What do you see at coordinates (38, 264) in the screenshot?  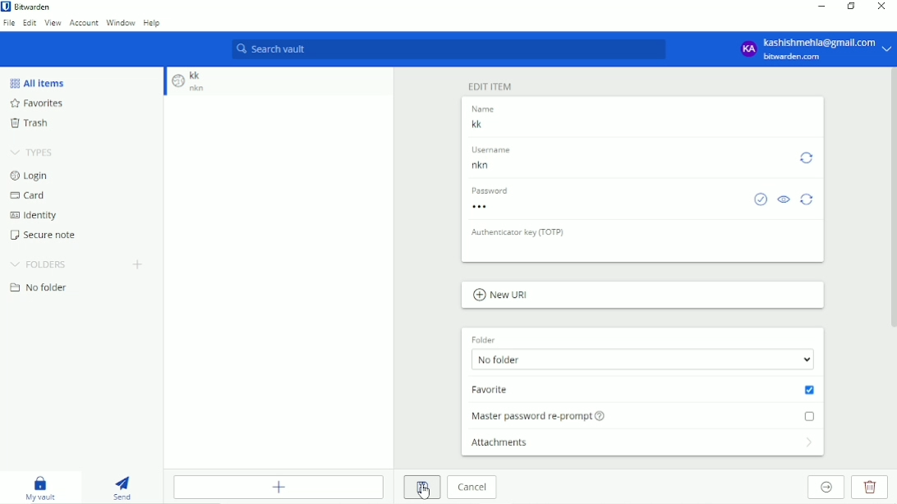 I see `Folders` at bounding box center [38, 264].